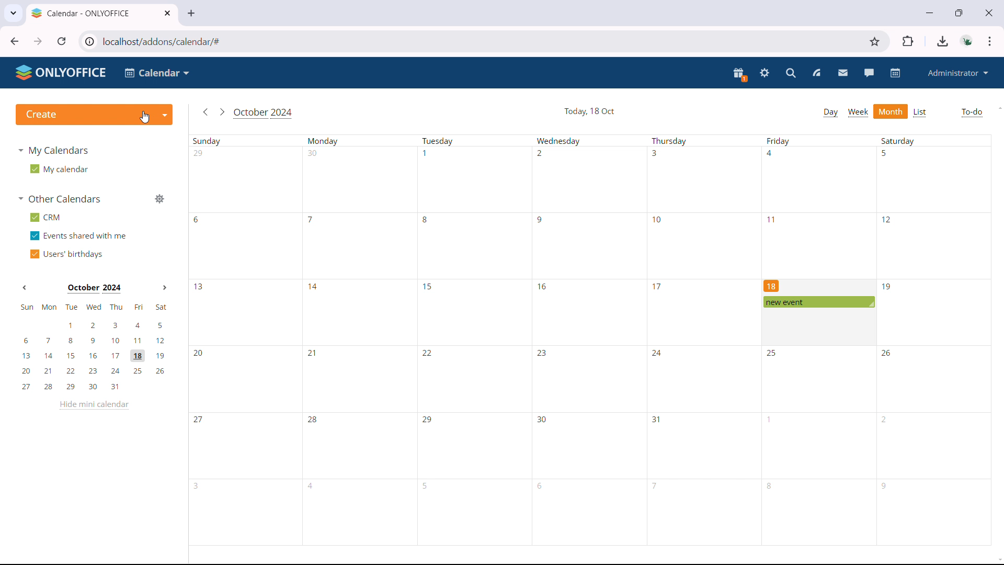 This screenshot has height=565, width=1004. I want to click on 15, so click(428, 286).